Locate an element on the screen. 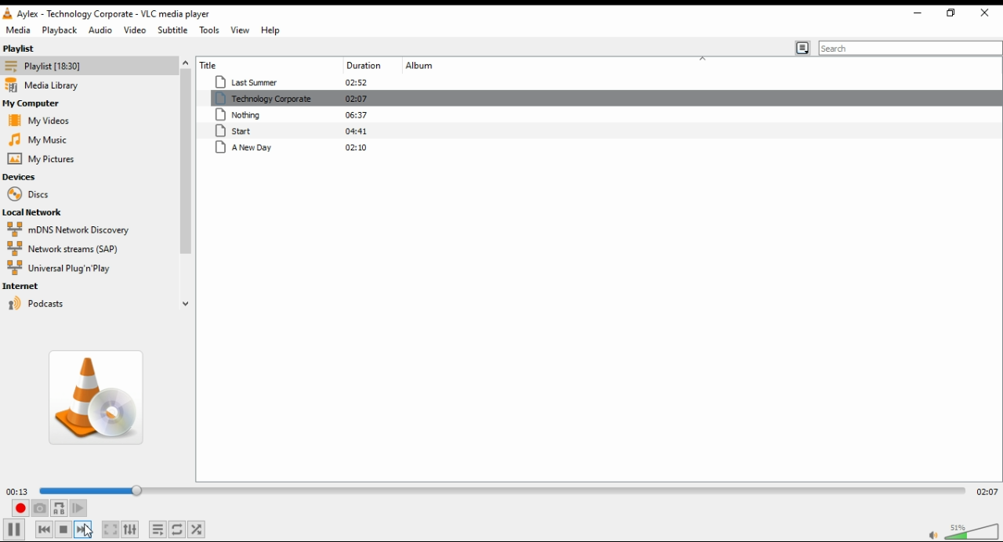 The image size is (1003, 542). search bar is located at coordinates (909, 48).